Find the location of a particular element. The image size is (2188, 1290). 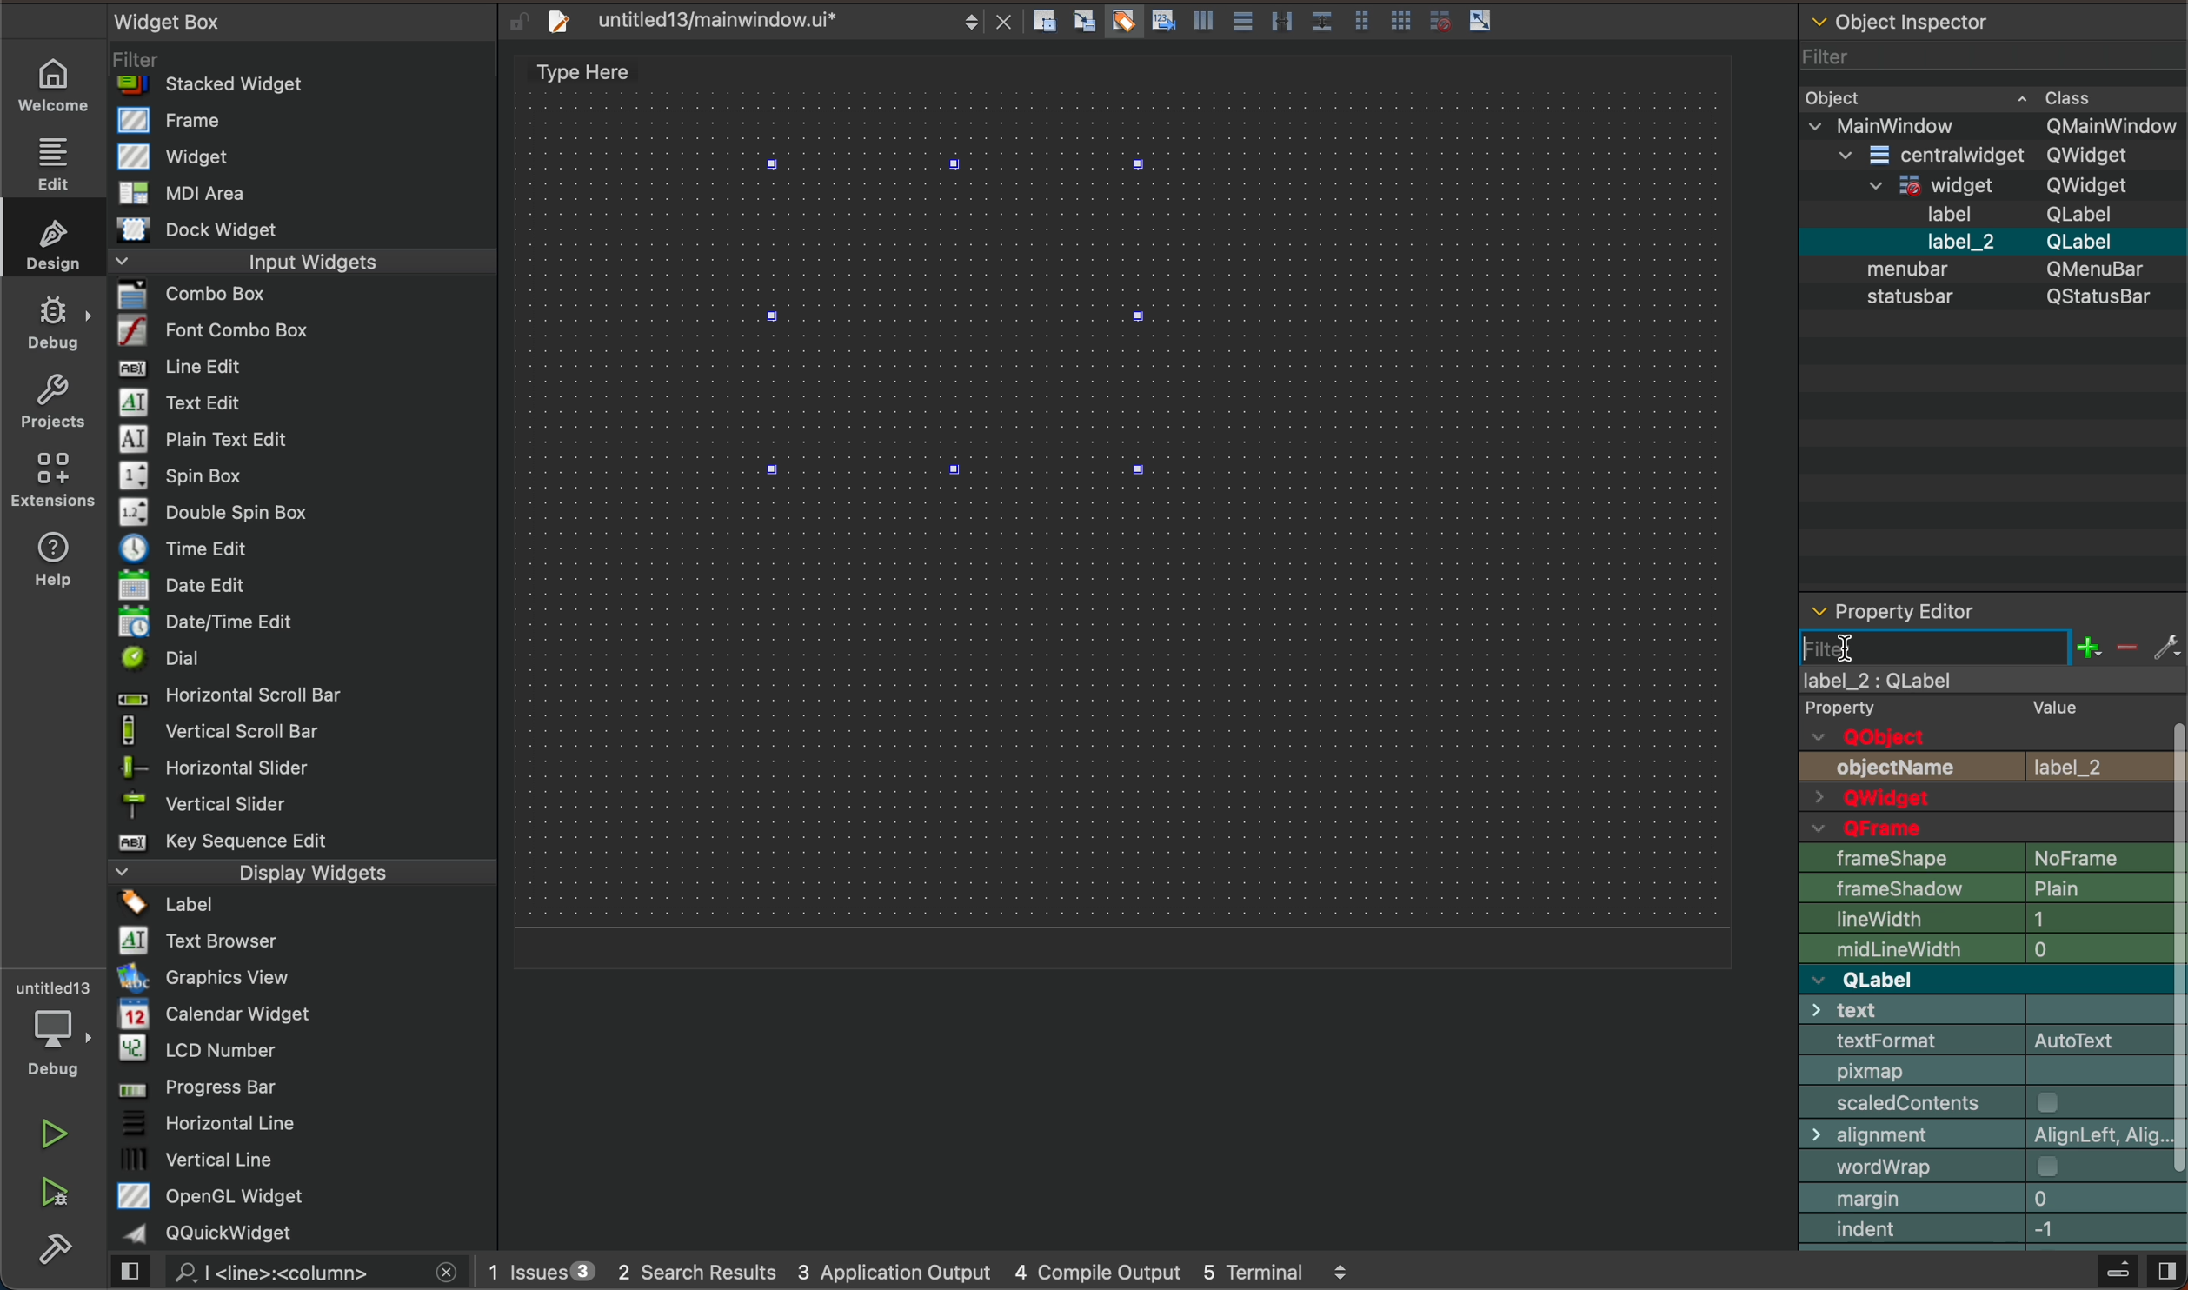

logs is located at coordinates (929, 1274).